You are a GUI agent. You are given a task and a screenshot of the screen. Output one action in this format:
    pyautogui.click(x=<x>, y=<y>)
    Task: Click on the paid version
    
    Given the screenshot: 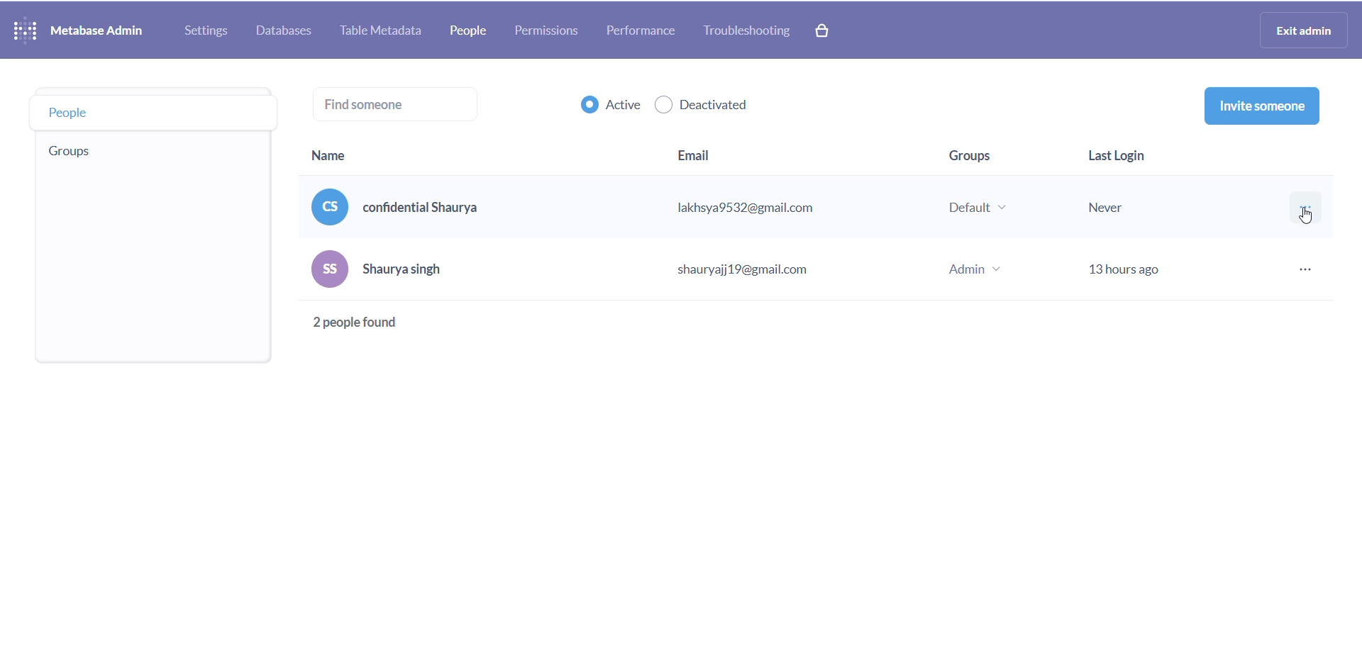 What is the action you would take?
    pyautogui.click(x=824, y=30)
    